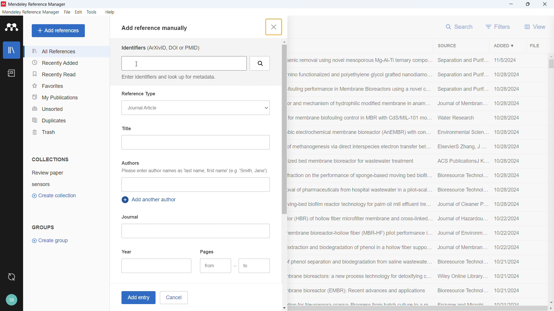 Image resolution: width=554 pixels, height=311 pixels. What do you see at coordinates (66, 108) in the screenshot?
I see `Unsorted ` at bounding box center [66, 108].